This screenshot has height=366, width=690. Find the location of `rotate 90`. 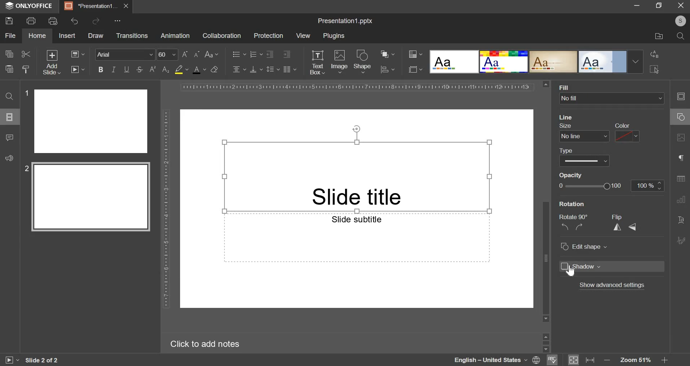

rotate 90 is located at coordinates (574, 217).